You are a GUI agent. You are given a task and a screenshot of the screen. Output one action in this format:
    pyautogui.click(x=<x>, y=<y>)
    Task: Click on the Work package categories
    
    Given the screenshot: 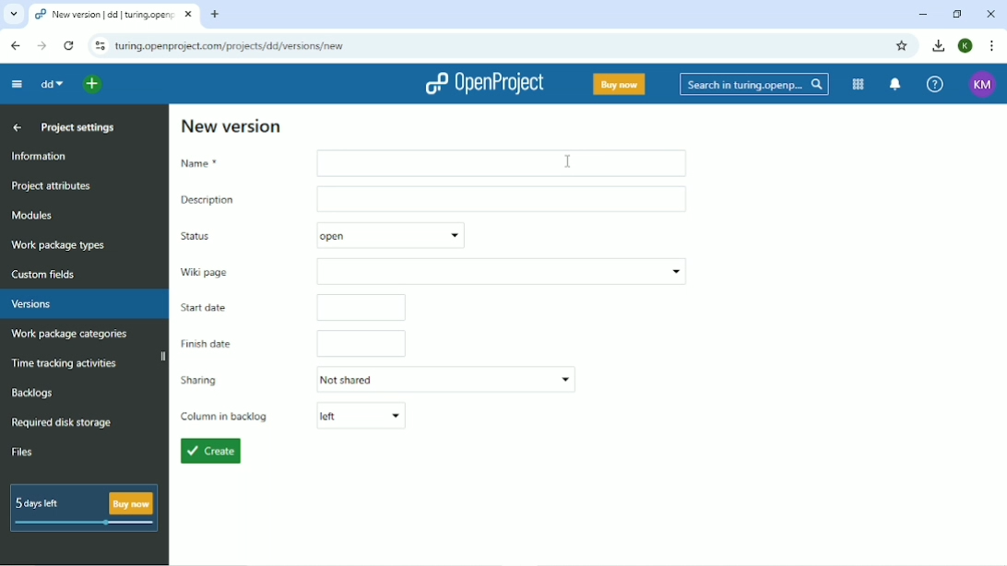 What is the action you would take?
    pyautogui.click(x=68, y=335)
    